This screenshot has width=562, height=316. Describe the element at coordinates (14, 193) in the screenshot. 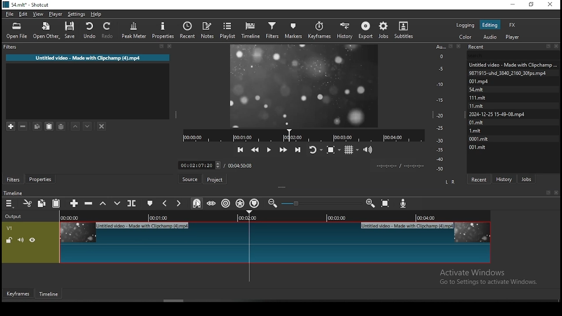

I see `timeline` at that location.